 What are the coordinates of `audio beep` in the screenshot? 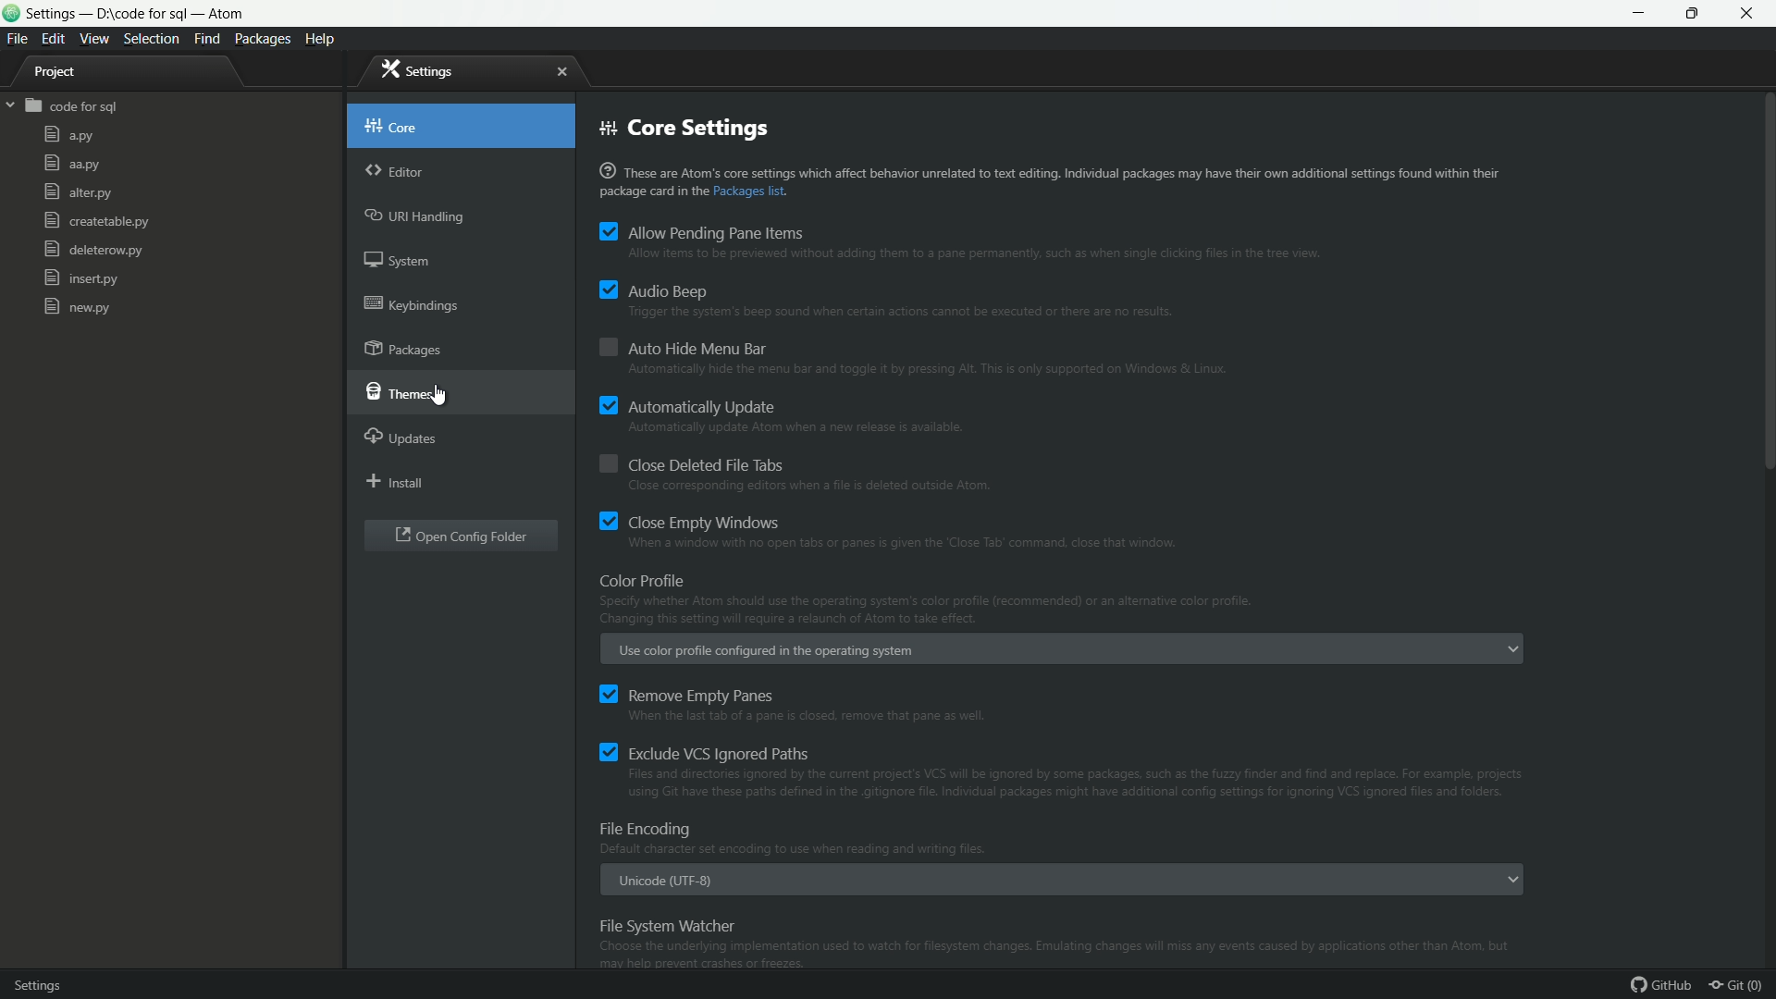 It's located at (654, 290).